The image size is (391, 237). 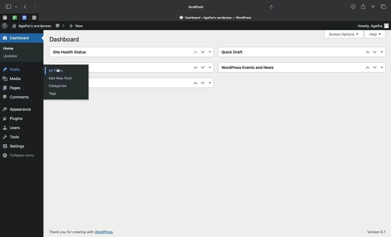 What do you see at coordinates (71, 52) in the screenshot?
I see `Site health status` at bounding box center [71, 52].